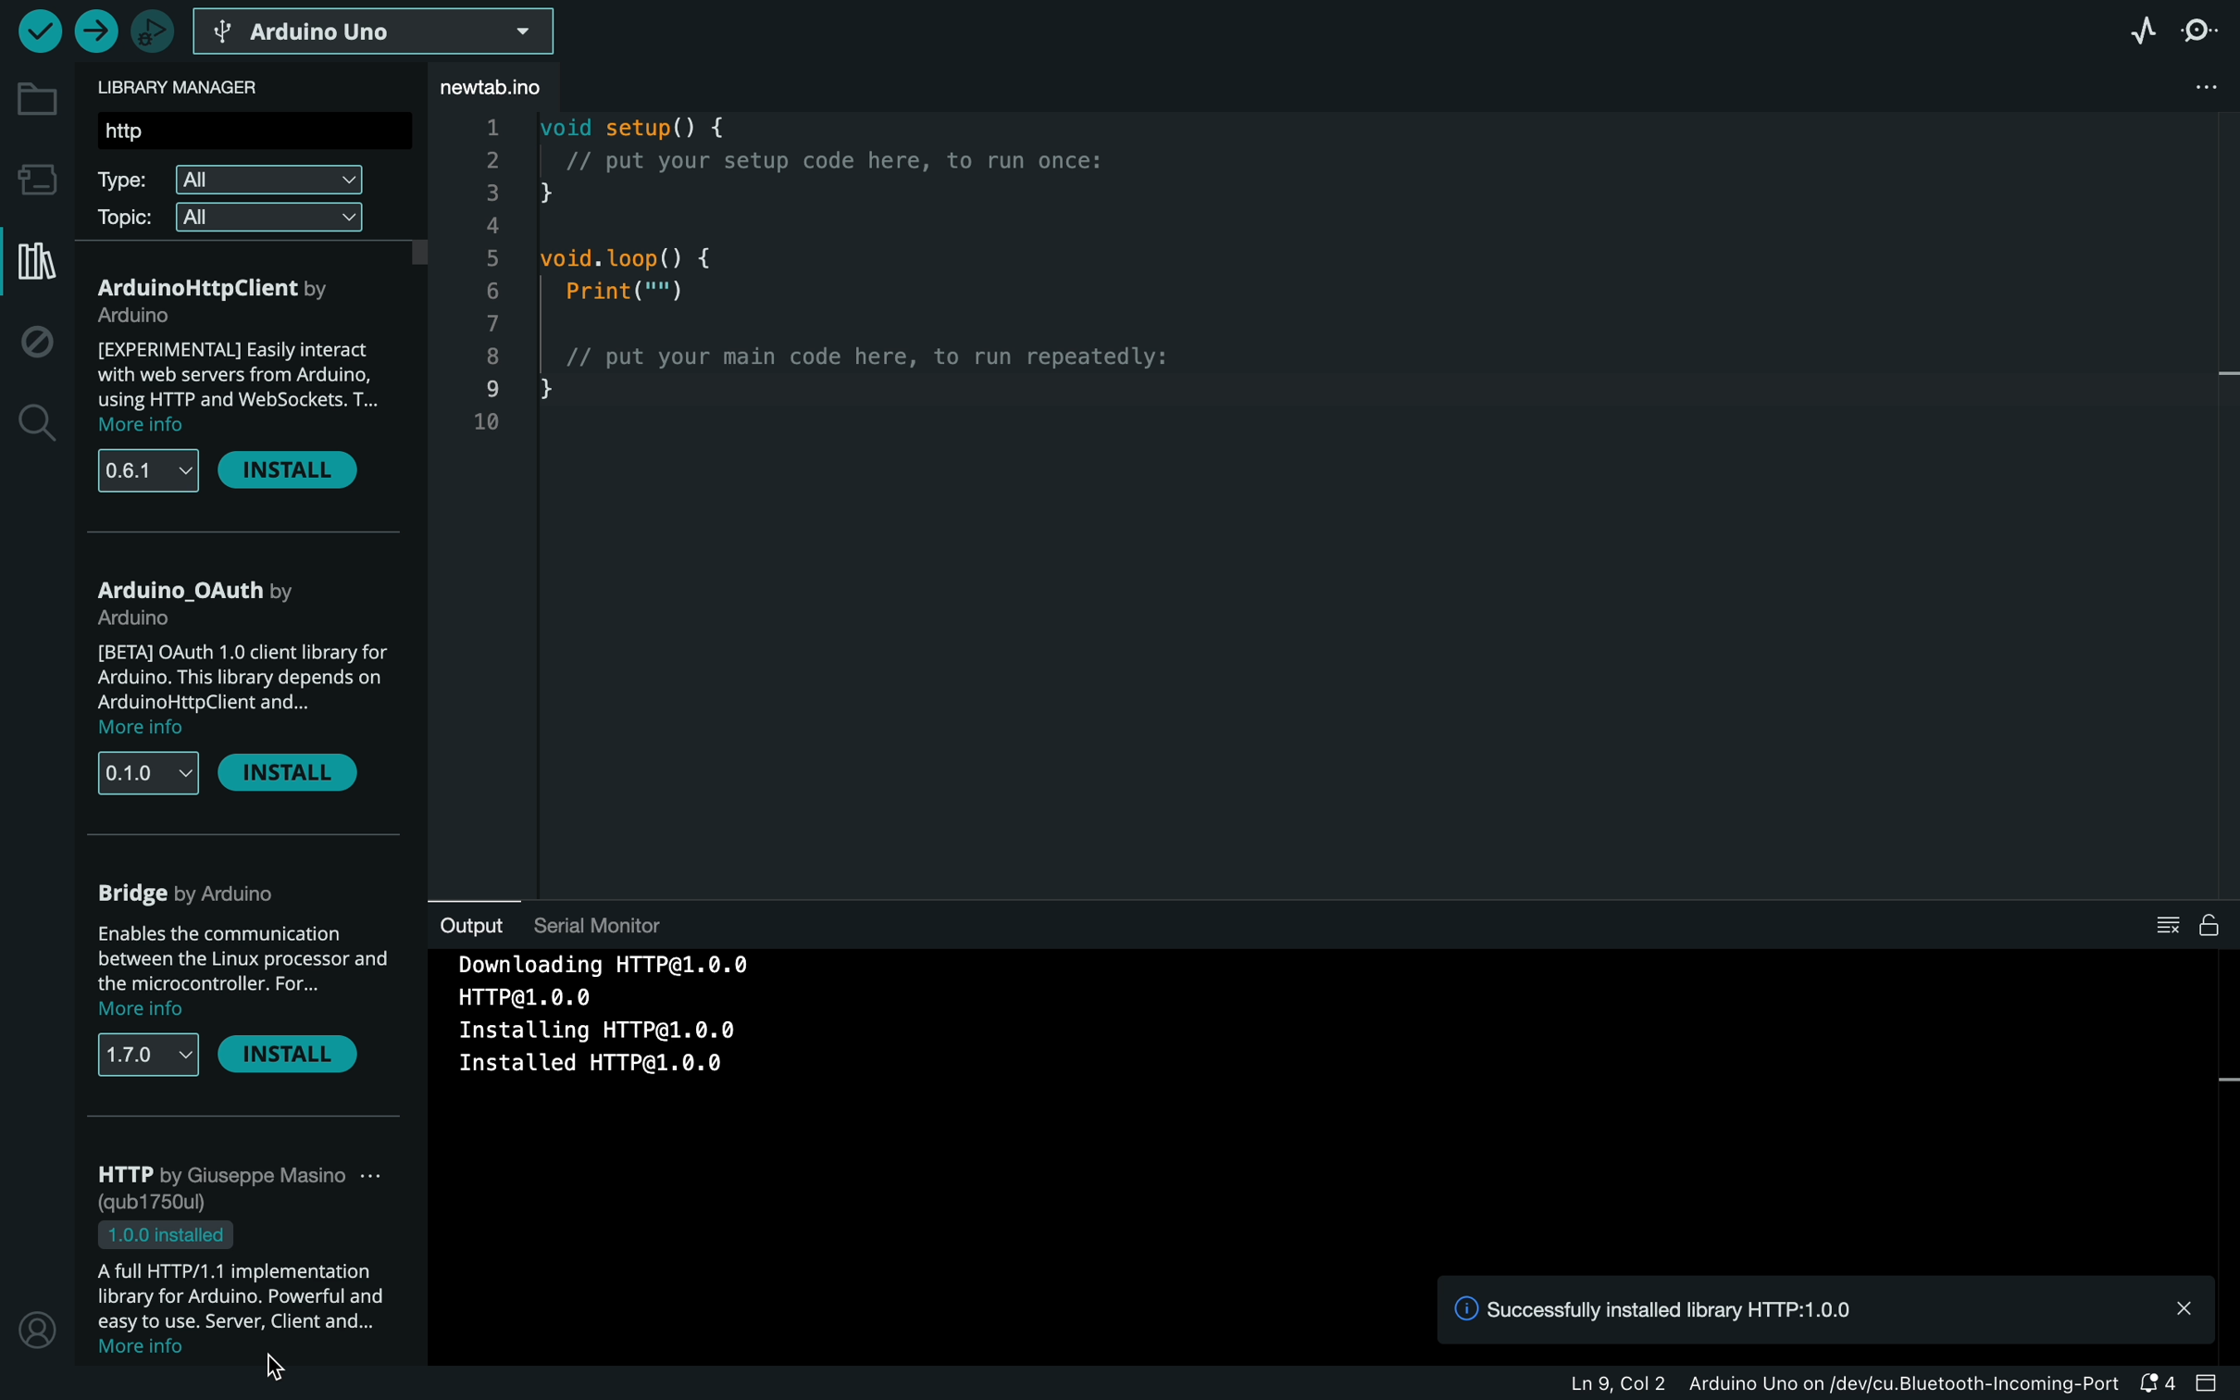 This screenshot has width=2240, height=1400. Describe the element at coordinates (237, 1184) in the screenshot. I see `arduino low power` at that location.